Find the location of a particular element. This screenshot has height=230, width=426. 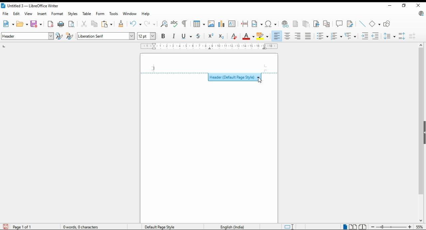

zoom factor is located at coordinates (420, 227).